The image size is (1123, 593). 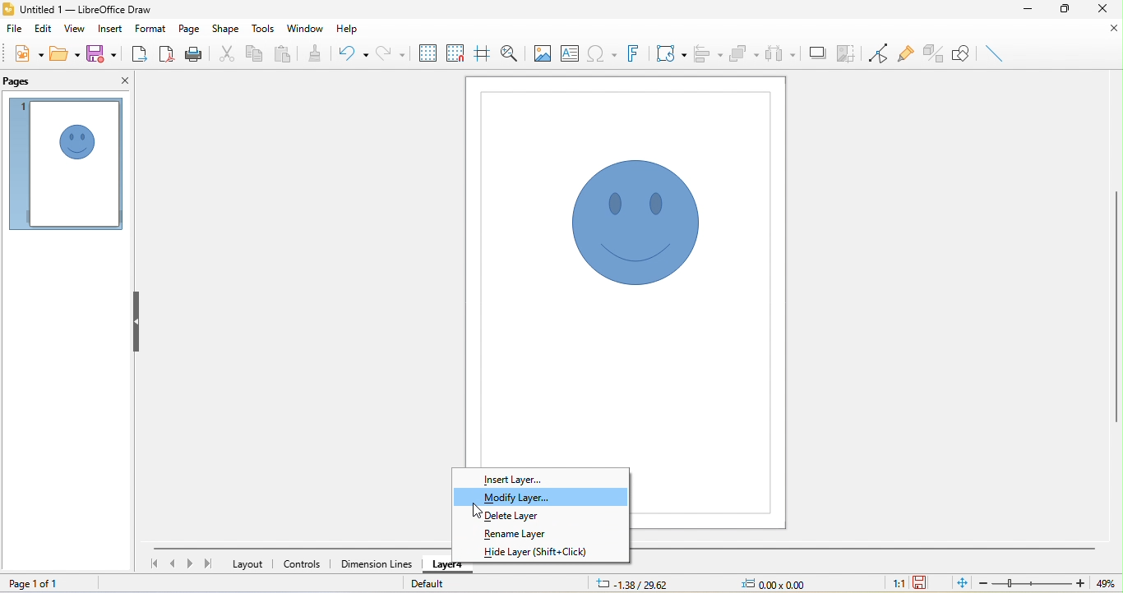 What do you see at coordinates (847, 52) in the screenshot?
I see `crop image` at bounding box center [847, 52].